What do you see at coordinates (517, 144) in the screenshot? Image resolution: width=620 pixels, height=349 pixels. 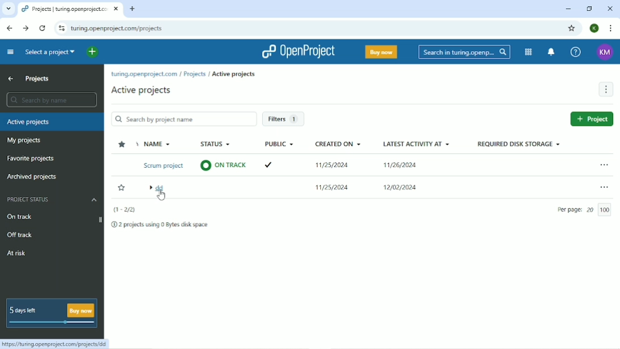 I see `Required disk storage` at bounding box center [517, 144].